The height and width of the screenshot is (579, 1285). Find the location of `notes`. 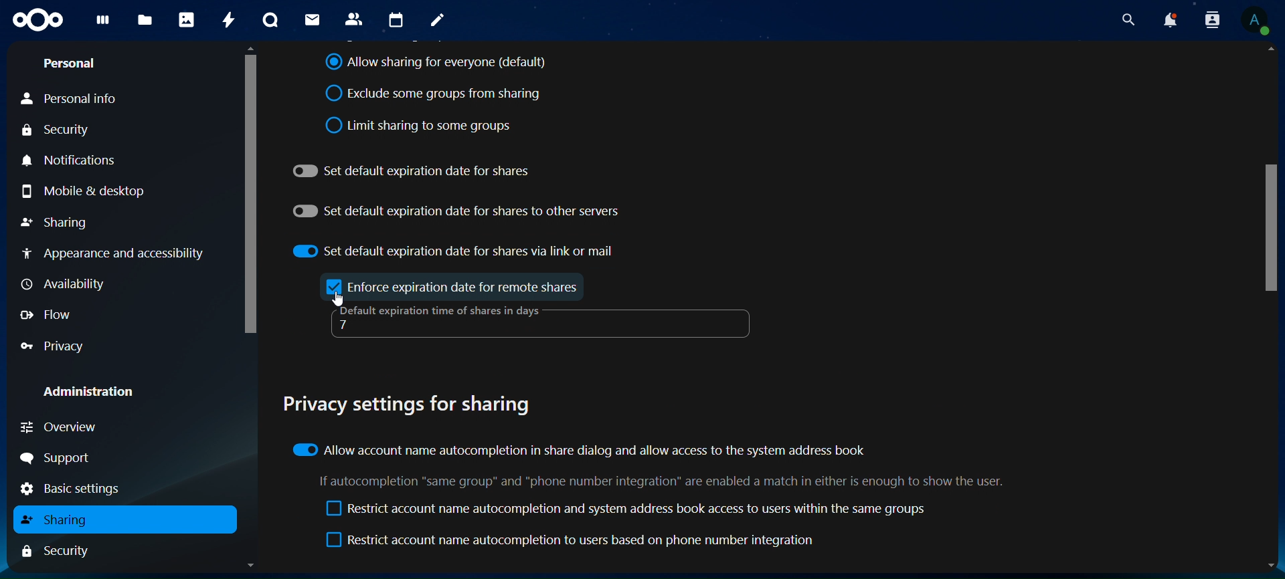

notes is located at coordinates (436, 21).